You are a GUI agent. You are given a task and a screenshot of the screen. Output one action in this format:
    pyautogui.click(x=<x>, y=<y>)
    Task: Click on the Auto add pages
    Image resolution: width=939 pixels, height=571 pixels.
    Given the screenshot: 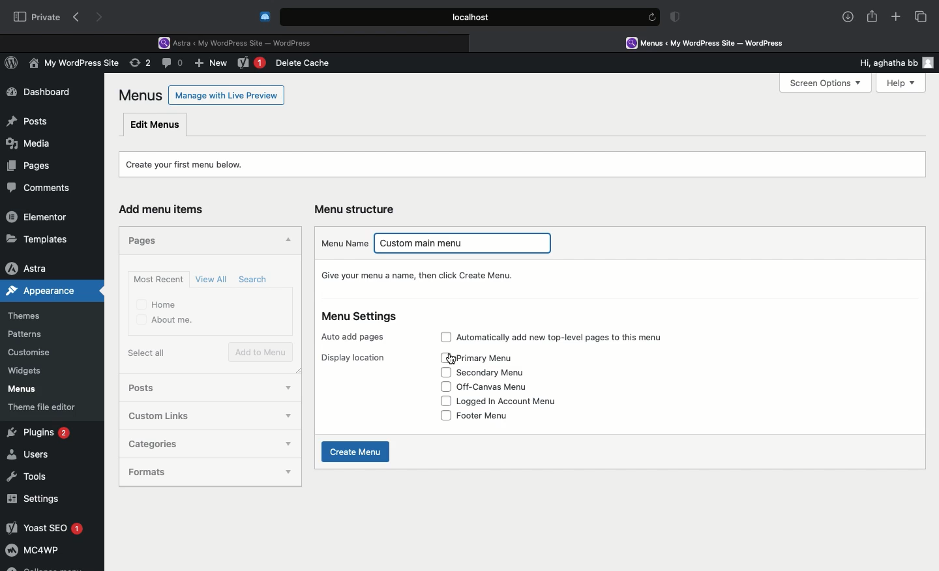 What is the action you would take?
    pyautogui.click(x=355, y=337)
    